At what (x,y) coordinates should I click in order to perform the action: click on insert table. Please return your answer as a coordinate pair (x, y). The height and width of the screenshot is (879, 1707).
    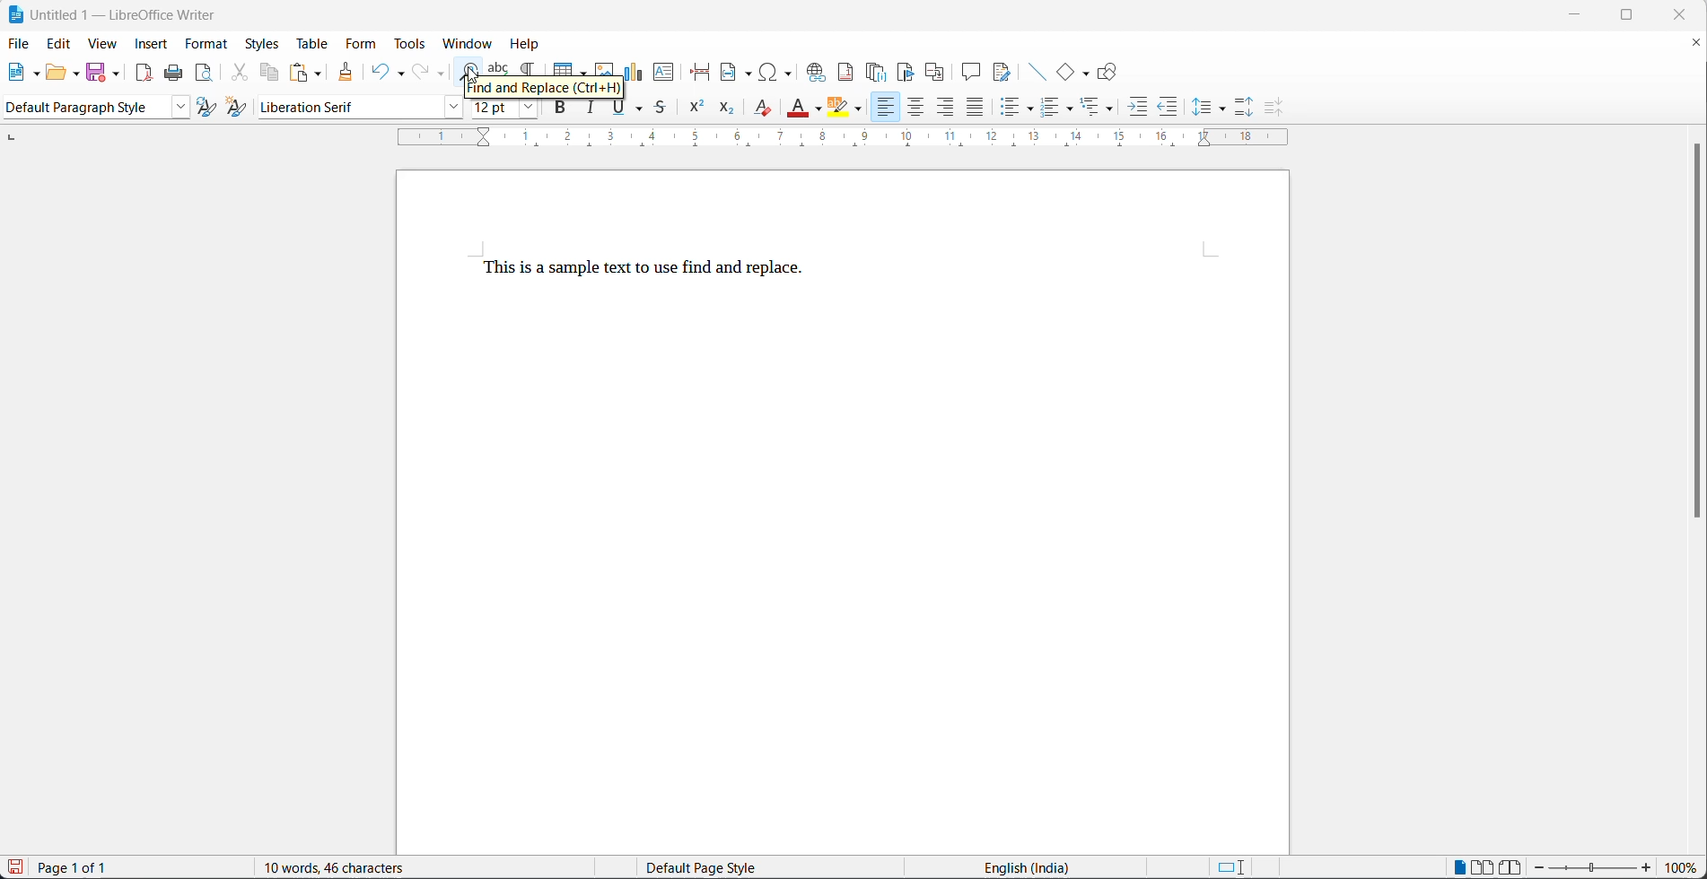
    Looking at the image, I should click on (570, 66).